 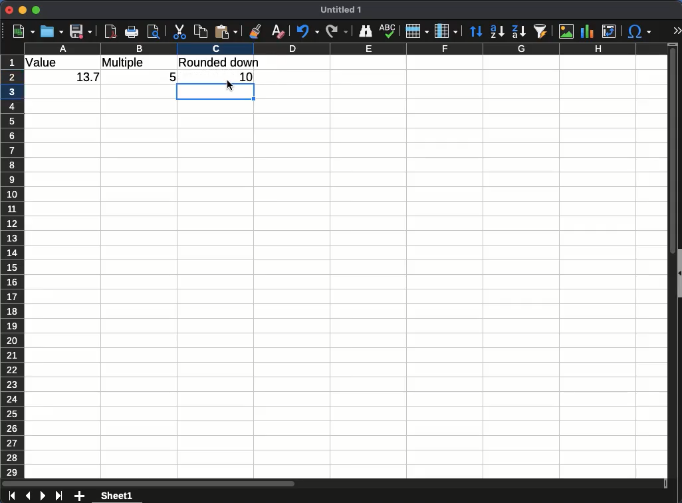 I want to click on selected cell, so click(x=217, y=92).